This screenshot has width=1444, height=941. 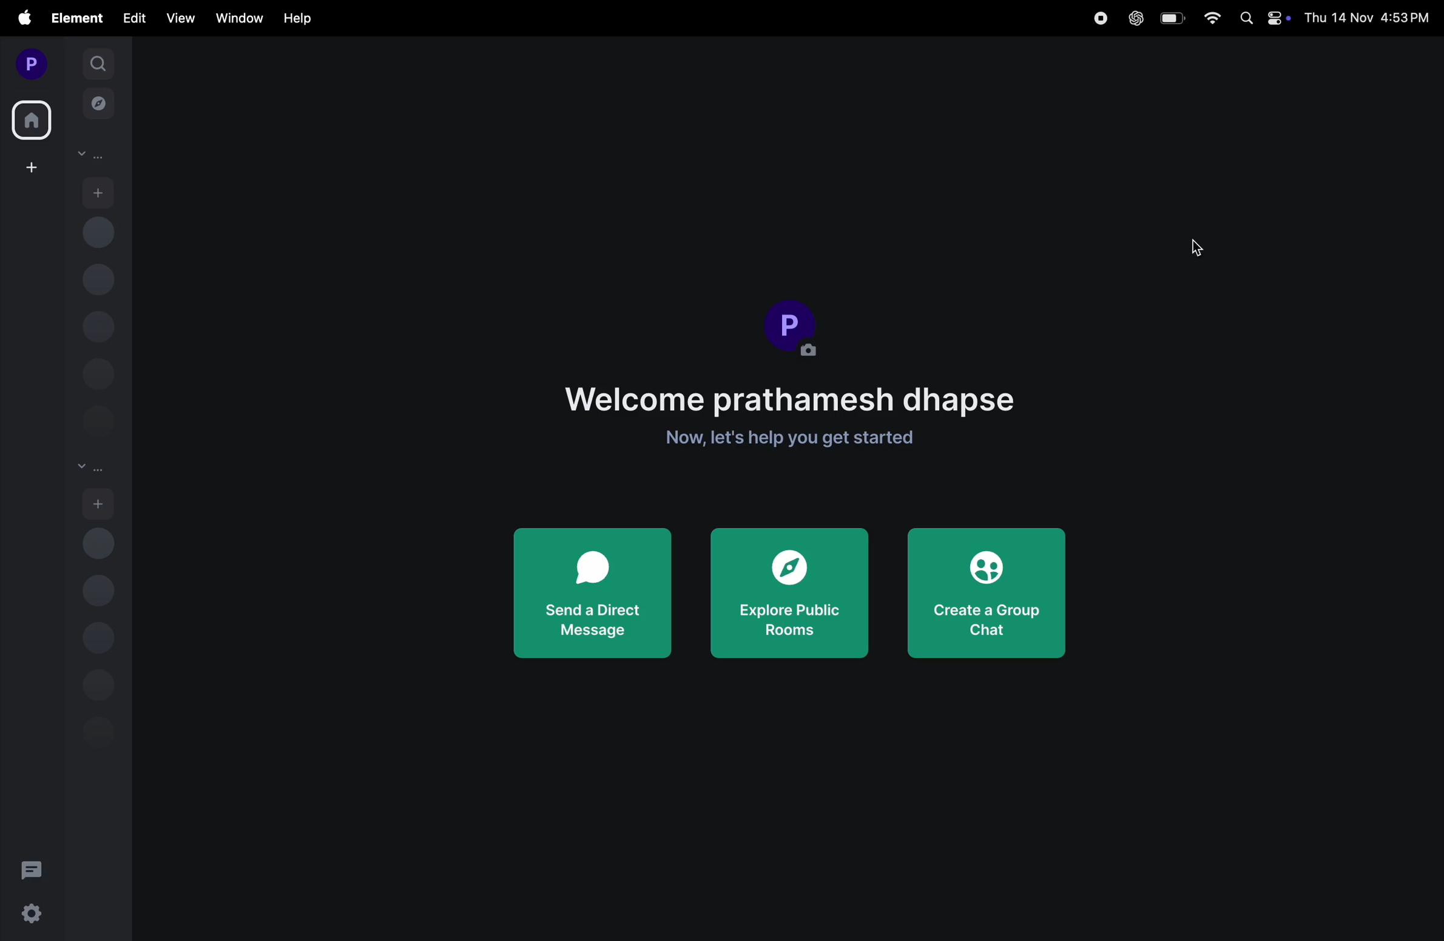 What do you see at coordinates (793, 327) in the screenshot?
I see `display pic` at bounding box center [793, 327].